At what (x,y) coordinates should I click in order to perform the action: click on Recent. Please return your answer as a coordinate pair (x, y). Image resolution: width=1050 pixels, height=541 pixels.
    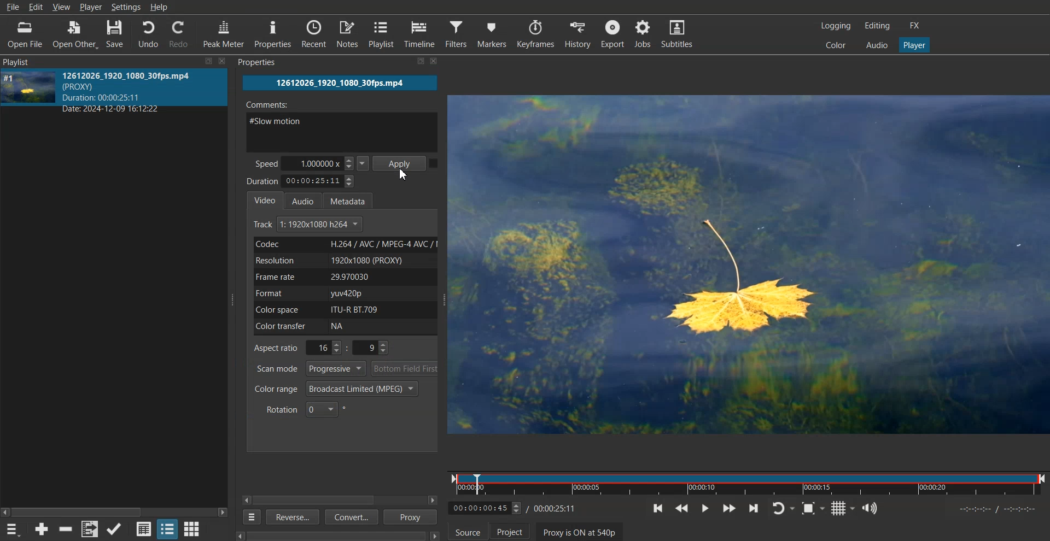
    Looking at the image, I should click on (314, 34).